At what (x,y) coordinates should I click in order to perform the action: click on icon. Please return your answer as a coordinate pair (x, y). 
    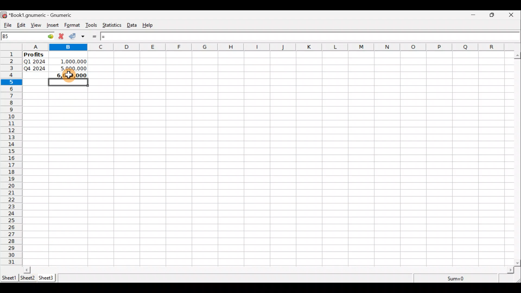
    Looking at the image, I should click on (4, 15).